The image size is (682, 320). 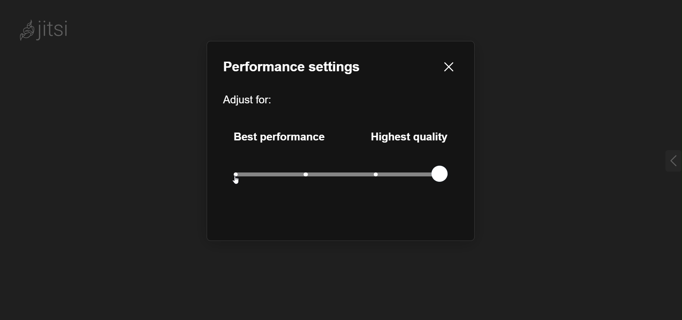 I want to click on cursor, so click(x=228, y=186).